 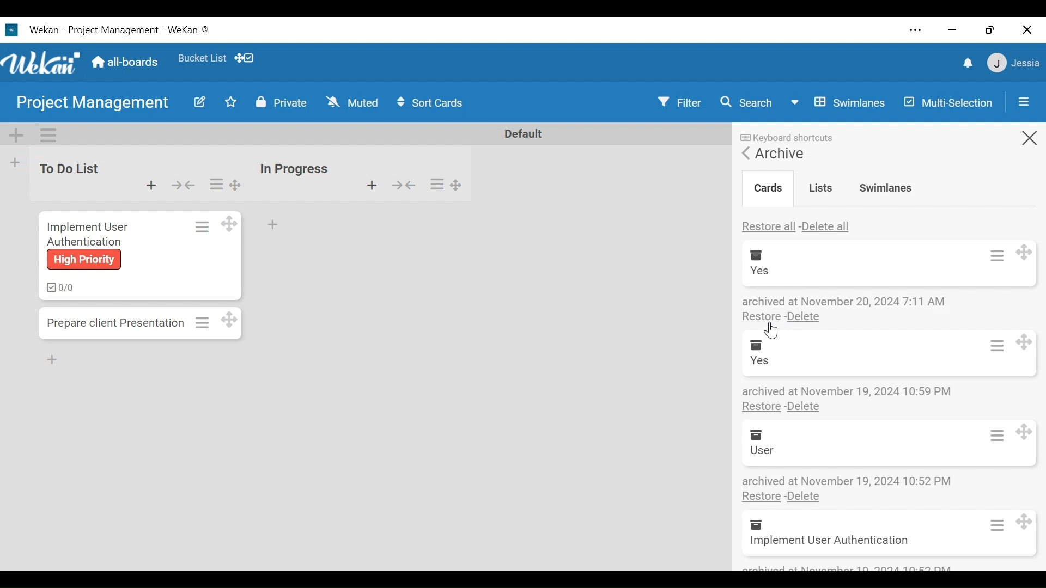 I want to click on Restore, so click(x=762, y=407).